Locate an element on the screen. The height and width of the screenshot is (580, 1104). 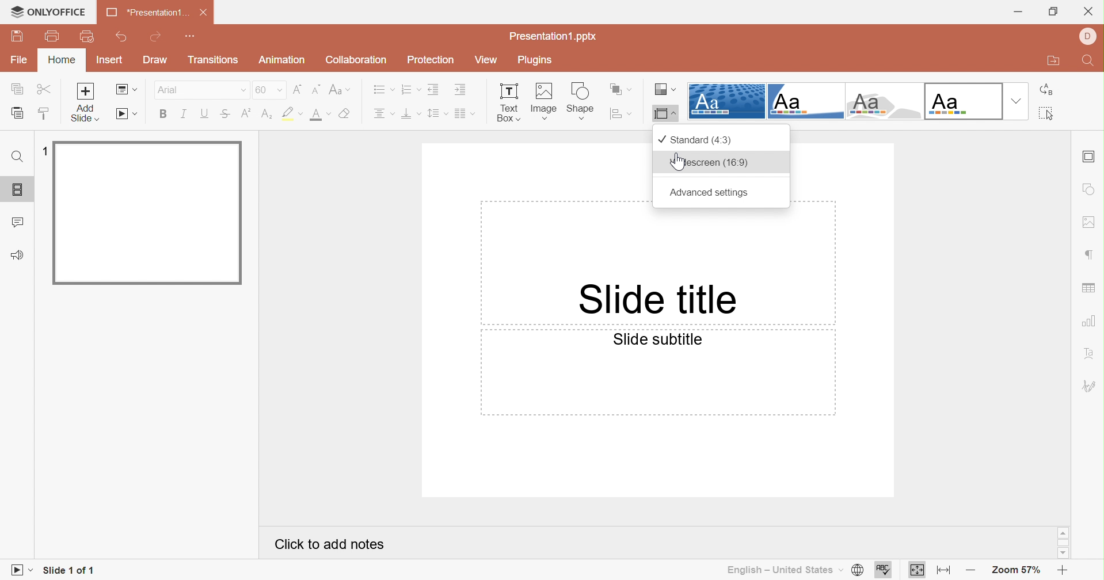
File is located at coordinates (20, 60).